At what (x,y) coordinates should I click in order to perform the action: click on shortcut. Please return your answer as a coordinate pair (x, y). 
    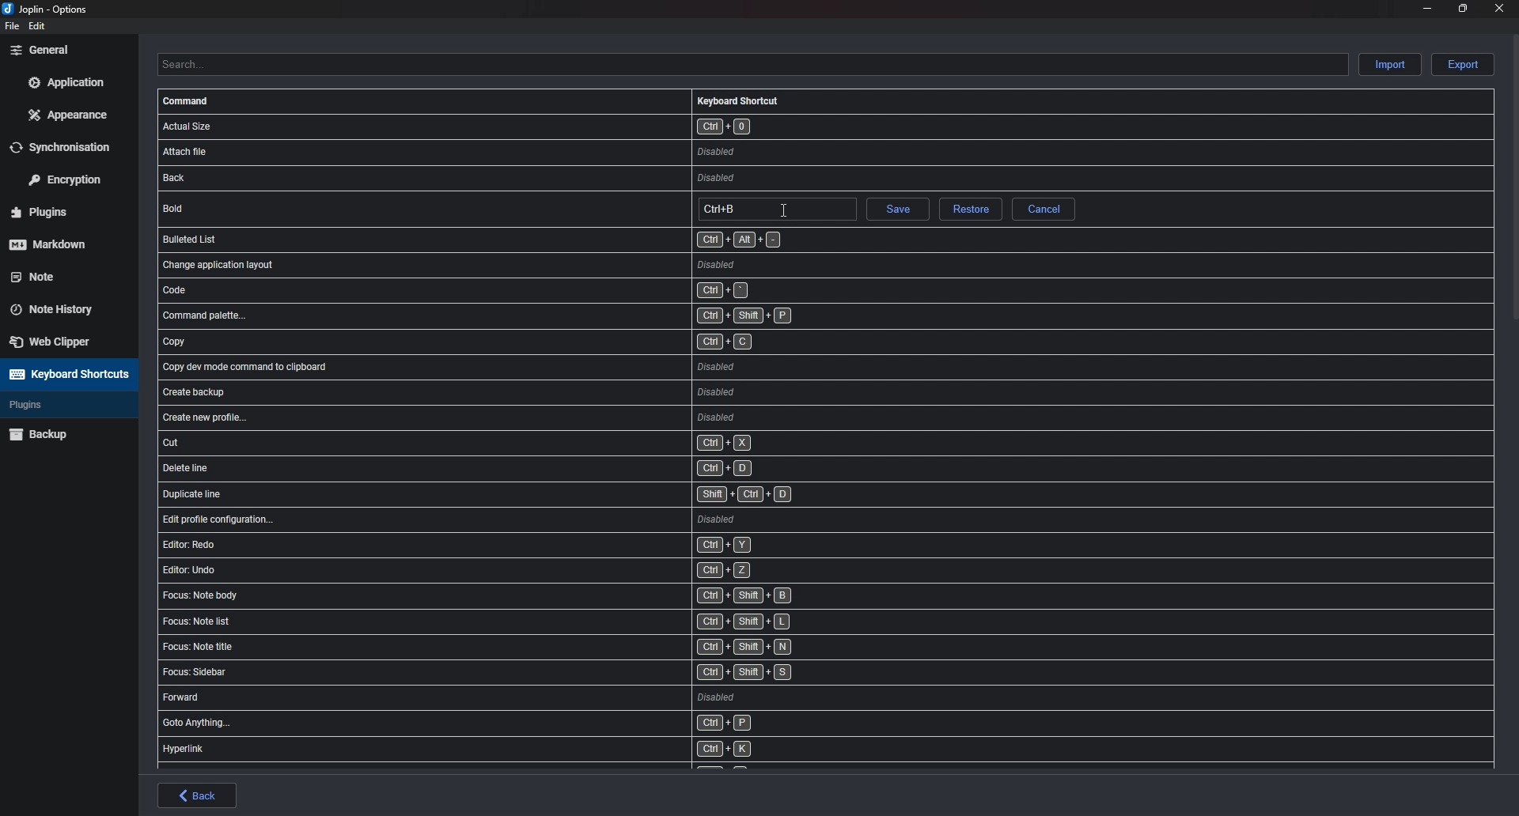
    Looking at the image, I should click on (518, 649).